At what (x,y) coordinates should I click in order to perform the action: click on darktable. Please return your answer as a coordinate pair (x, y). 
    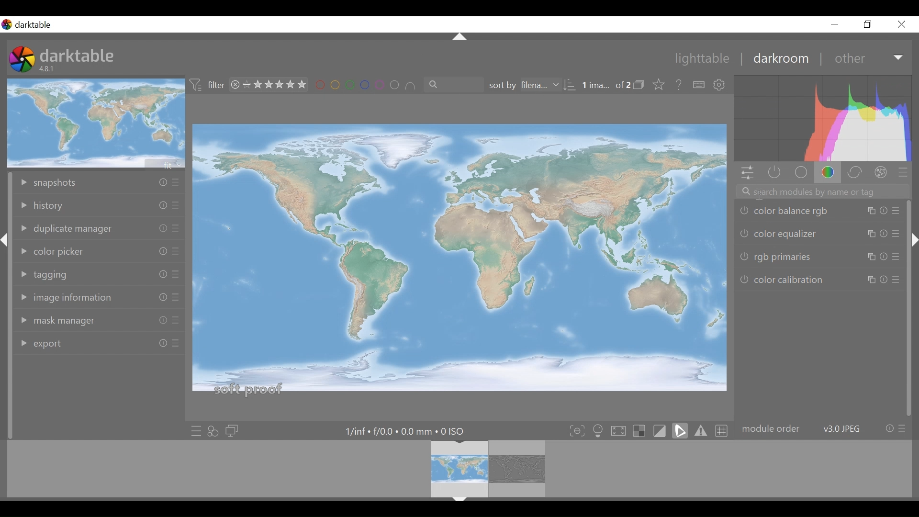
    Looking at the image, I should click on (81, 54).